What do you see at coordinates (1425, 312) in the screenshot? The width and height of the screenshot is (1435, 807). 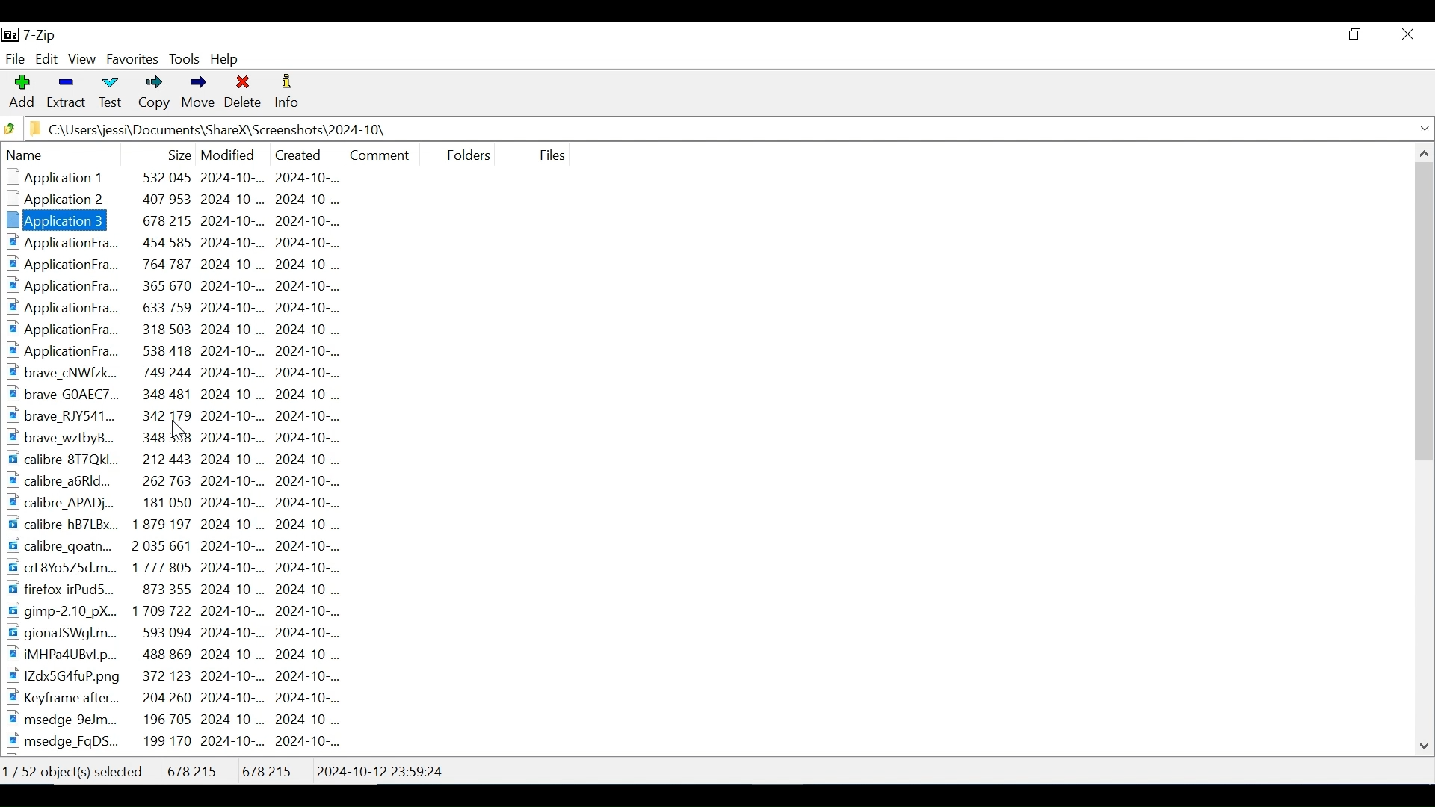 I see `Vertical Scroll bar` at bounding box center [1425, 312].